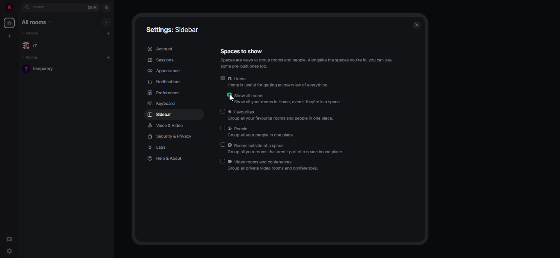 This screenshot has width=560, height=258. I want to click on disabled, so click(222, 111).